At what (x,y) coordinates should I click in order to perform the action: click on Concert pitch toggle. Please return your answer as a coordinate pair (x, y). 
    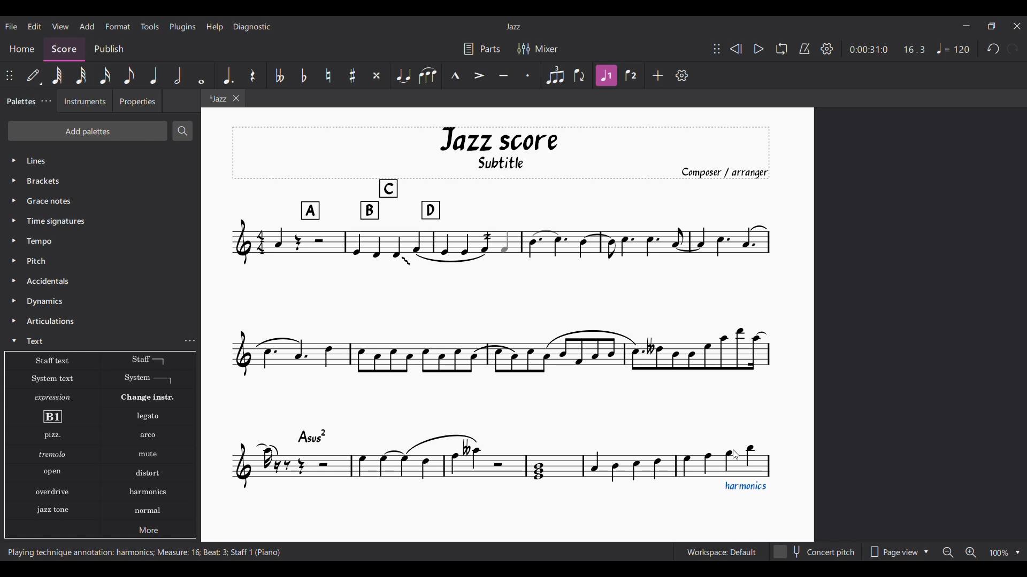
    Looking at the image, I should click on (815, 551).